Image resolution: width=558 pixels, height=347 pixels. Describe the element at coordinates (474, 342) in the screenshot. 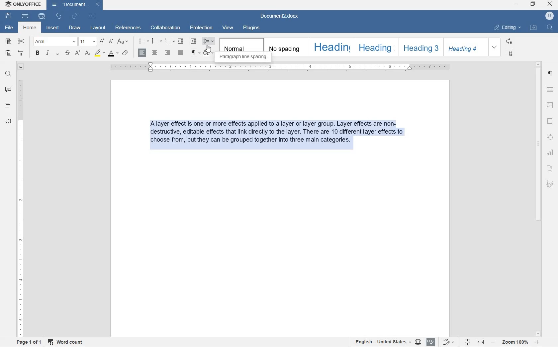

I see `fit to page or to width` at that location.